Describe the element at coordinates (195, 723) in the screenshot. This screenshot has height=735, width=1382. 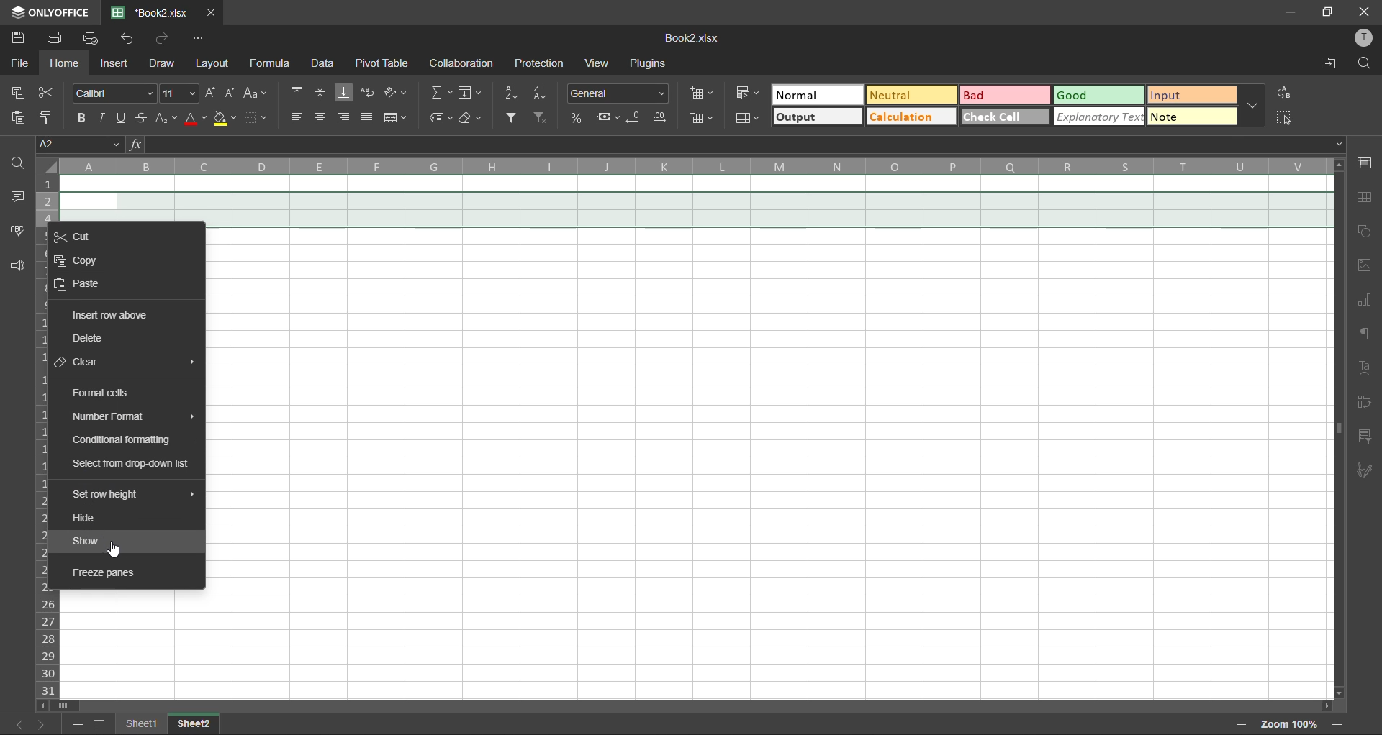
I see `sheet 13` at that location.